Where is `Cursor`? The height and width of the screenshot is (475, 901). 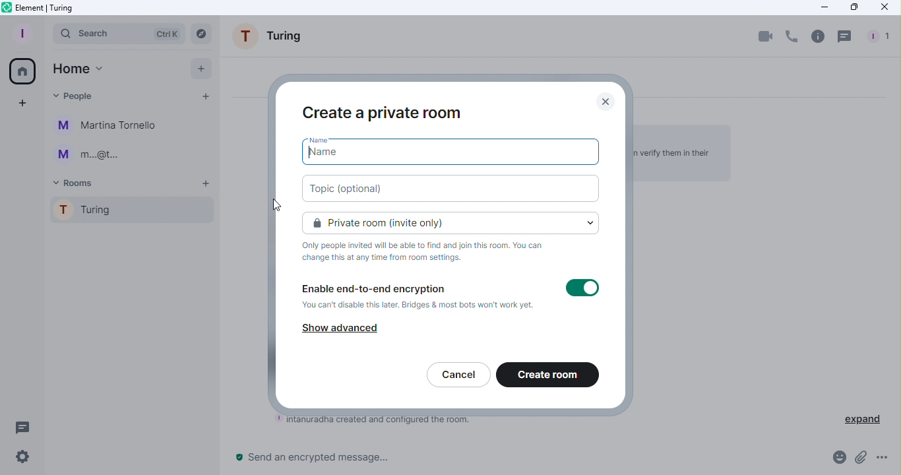
Cursor is located at coordinates (270, 204).